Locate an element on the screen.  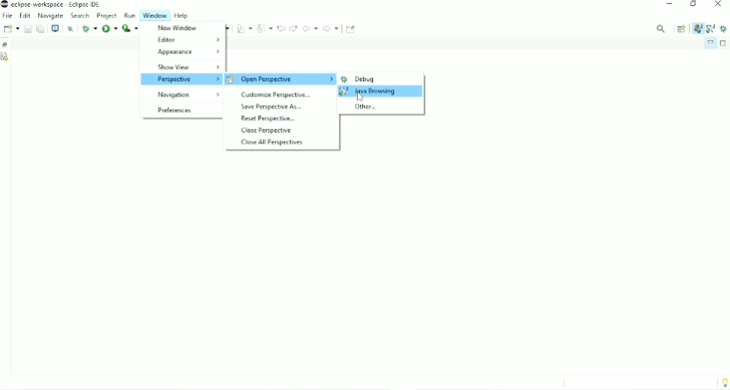
Open Perspective is located at coordinates (682, 29).